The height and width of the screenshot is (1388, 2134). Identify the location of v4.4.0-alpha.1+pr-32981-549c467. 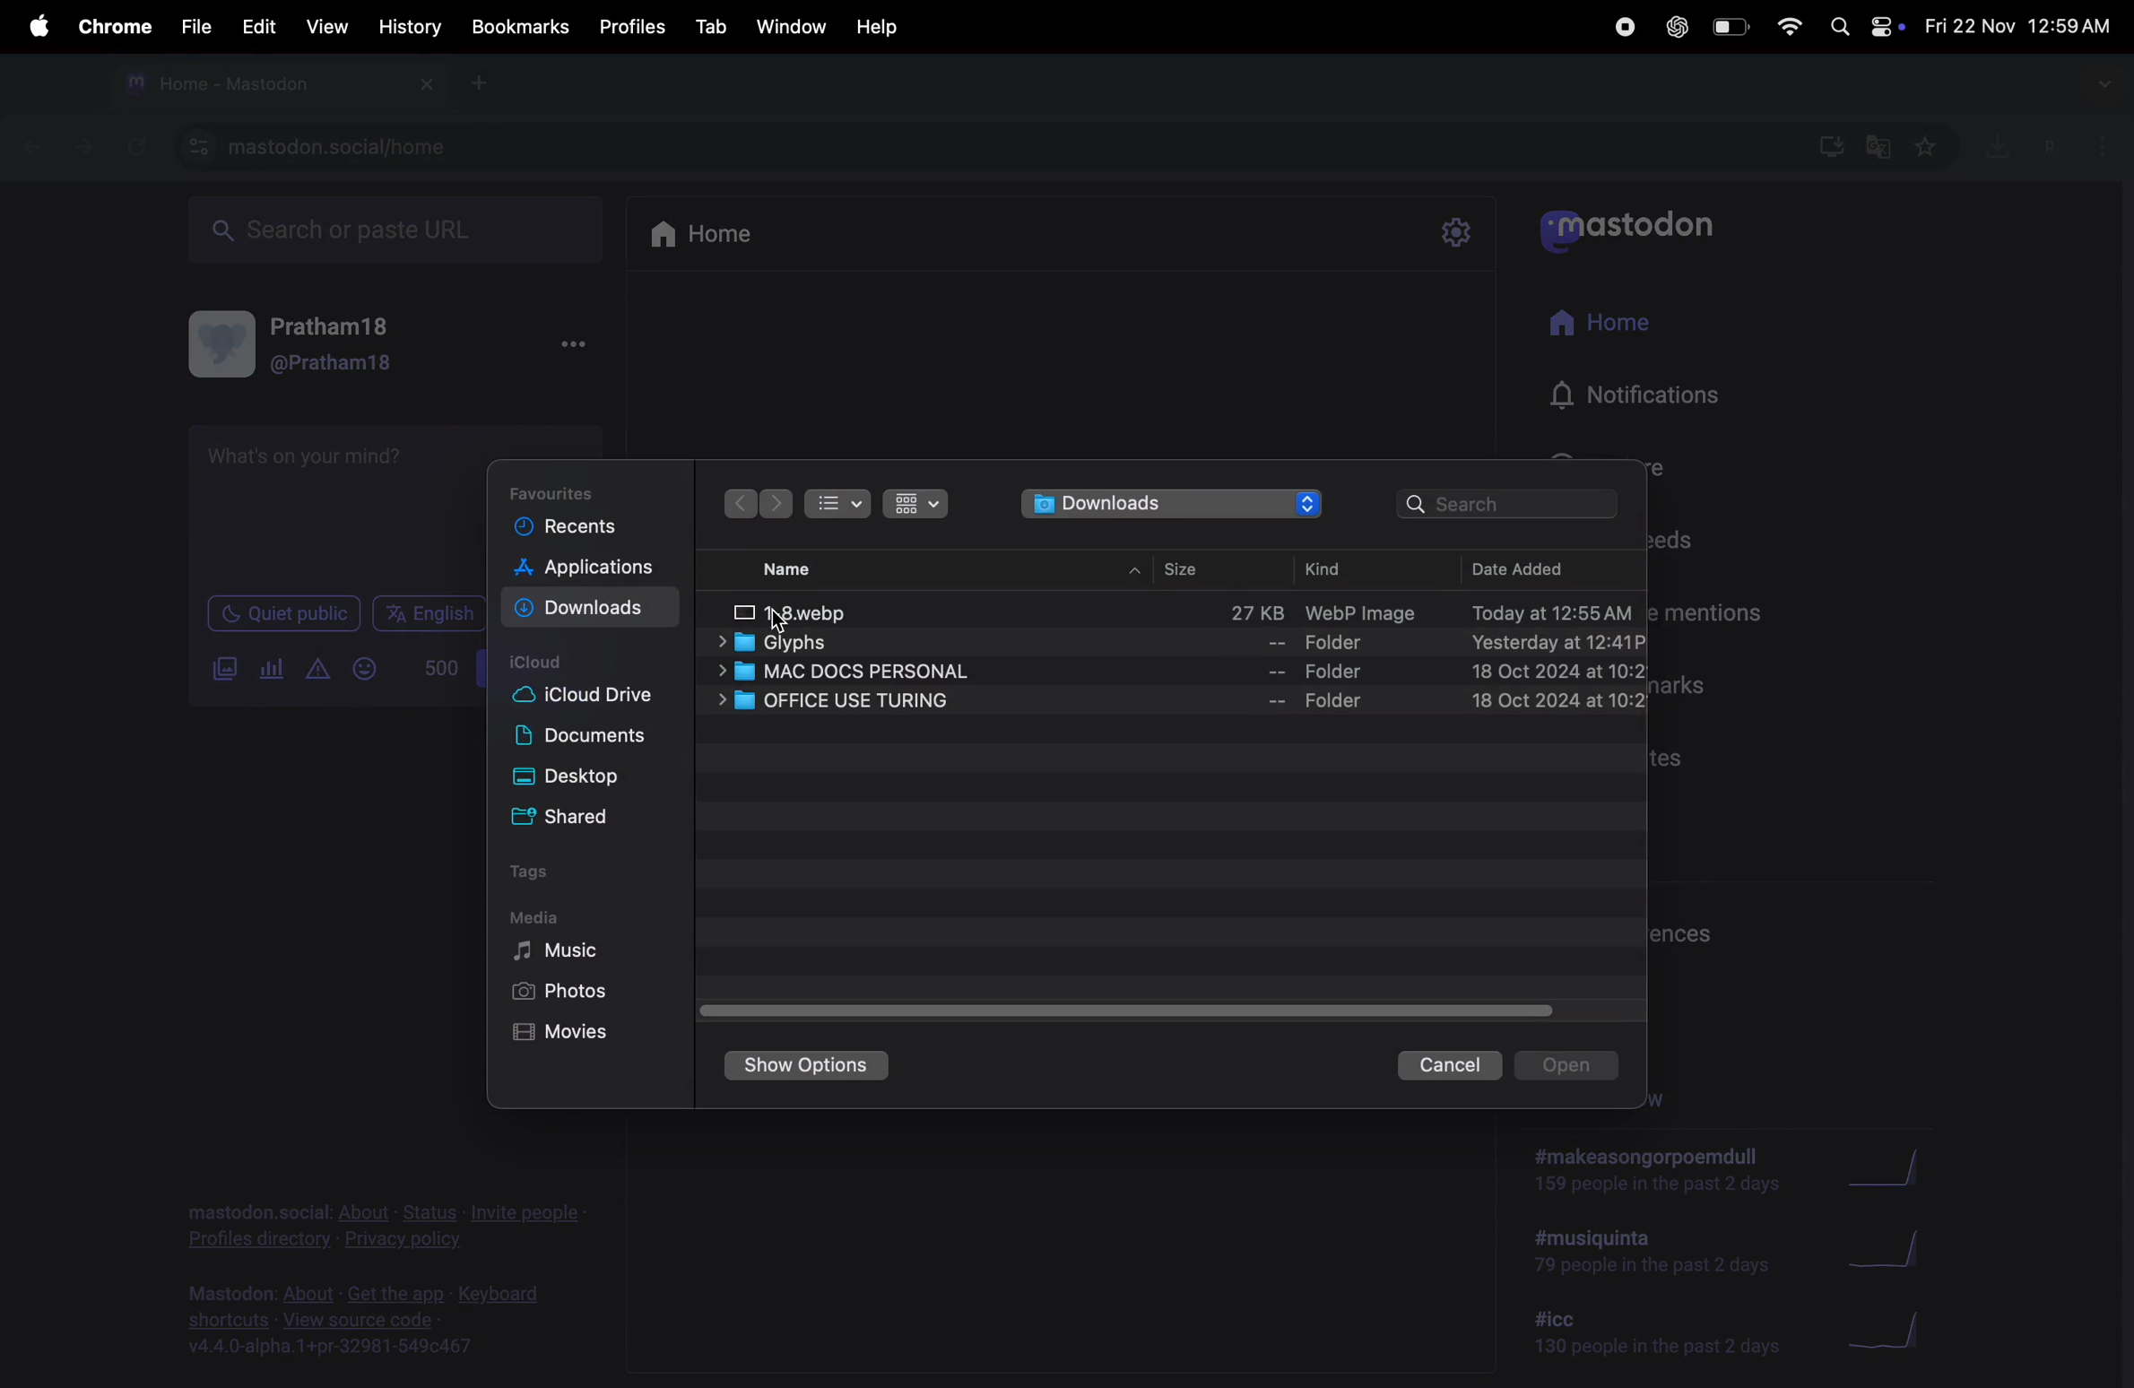
(330, 1348).